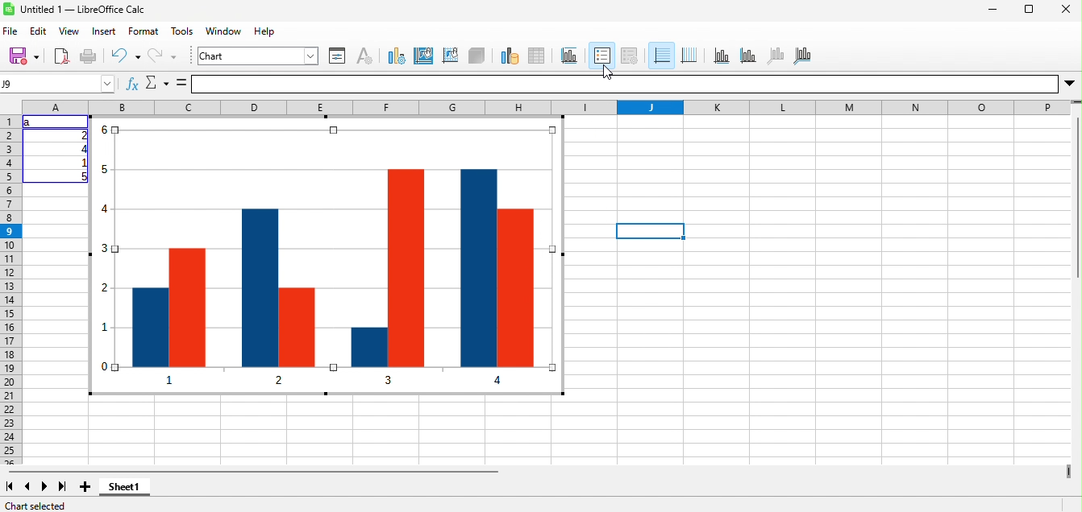  I want to click on column headings, so click(547, 107).